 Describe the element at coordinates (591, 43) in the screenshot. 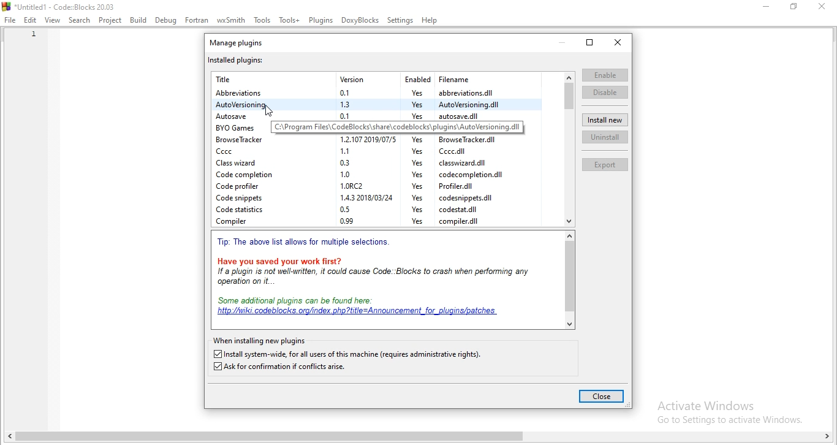

I see `restore` at that location.